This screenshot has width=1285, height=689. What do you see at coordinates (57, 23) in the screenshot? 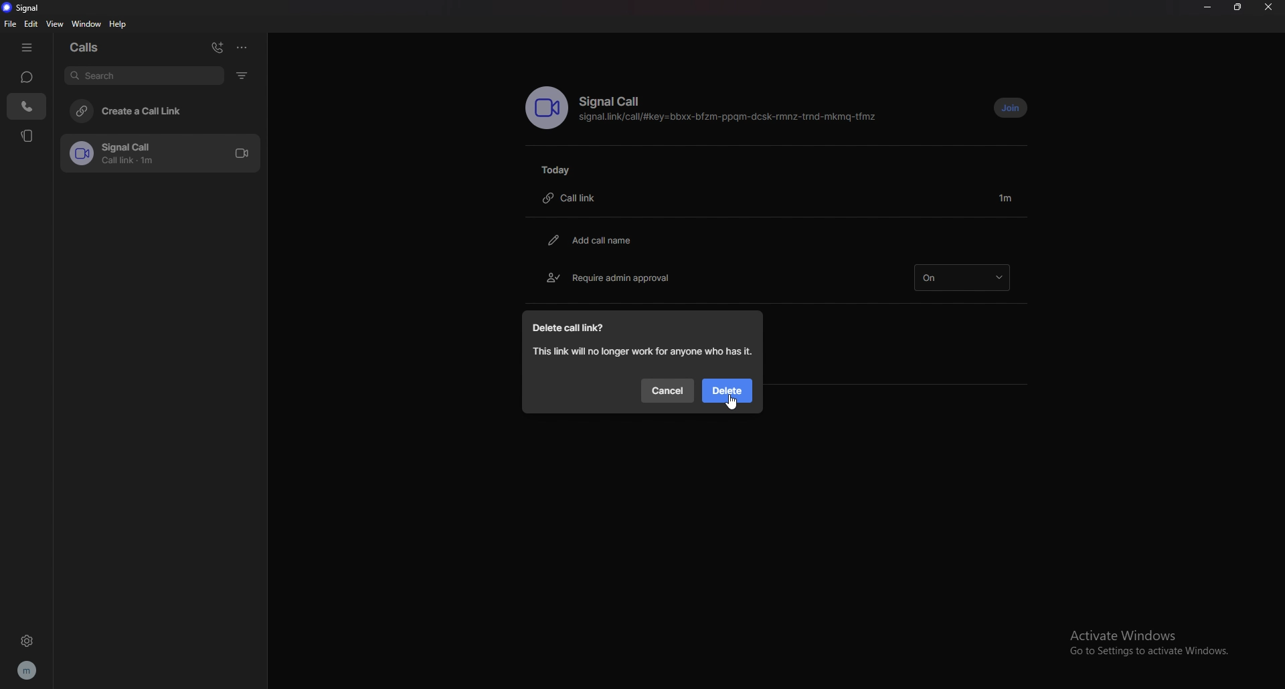
I see `view` at bounding box center [57, 23].